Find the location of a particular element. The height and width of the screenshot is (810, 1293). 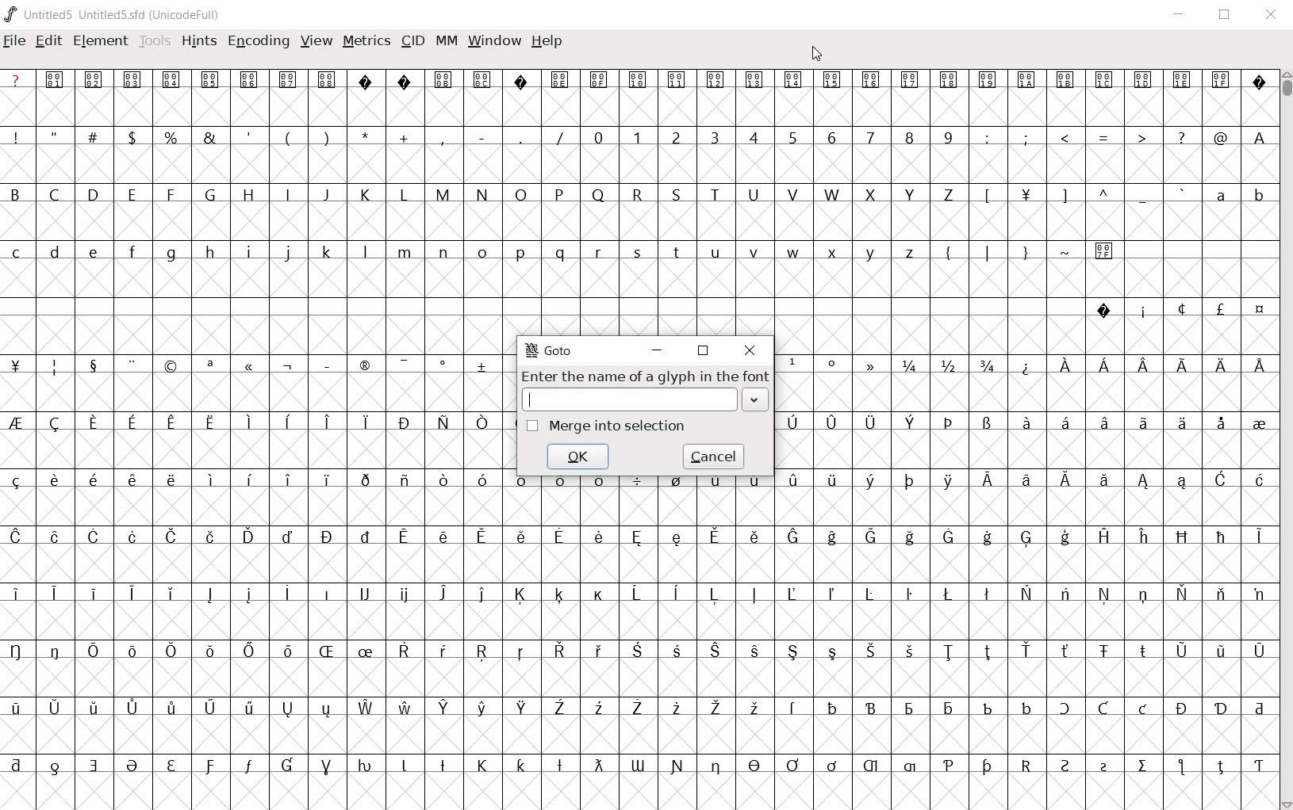

Symbol is located at coordinates (447, 651).